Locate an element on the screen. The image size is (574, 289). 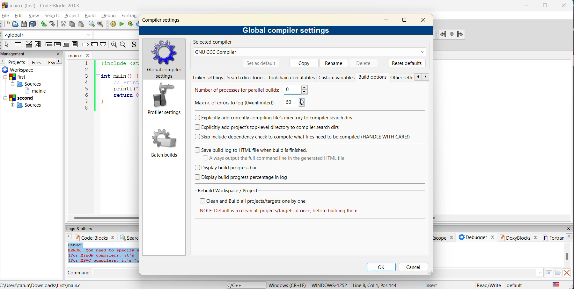
save build log to html file when  build is finished is located at coordinates (252, 150).